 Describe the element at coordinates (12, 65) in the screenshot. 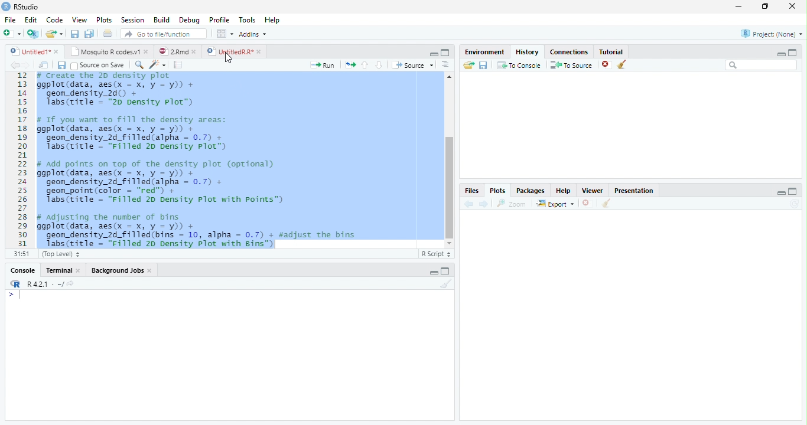

I see `back` at that location.